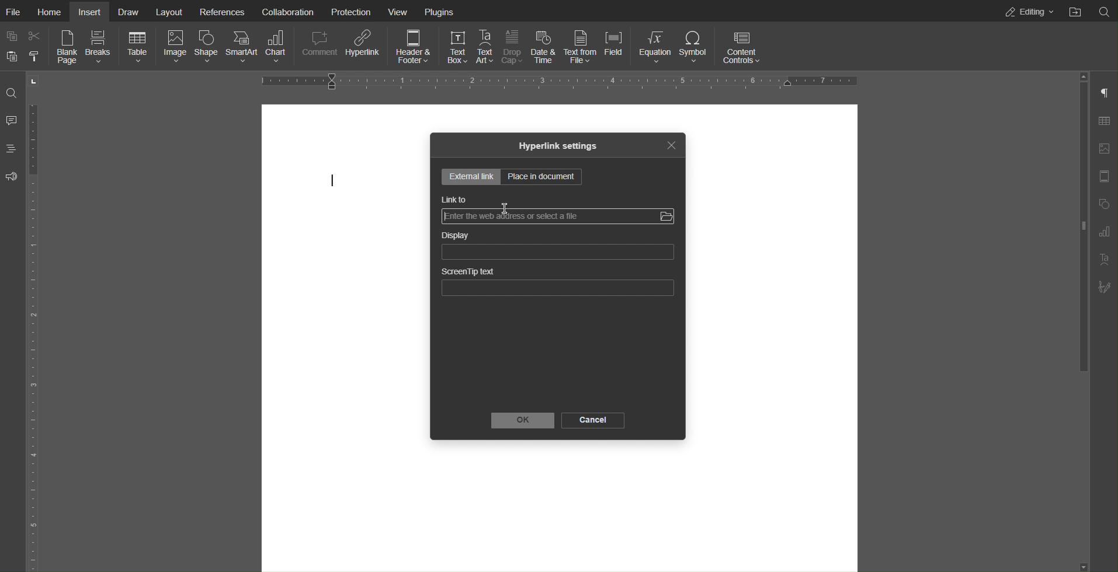  What do you see at coordinates (504, 210) in the screenshot?
I see `pointer` at bounding box center [504, 210].